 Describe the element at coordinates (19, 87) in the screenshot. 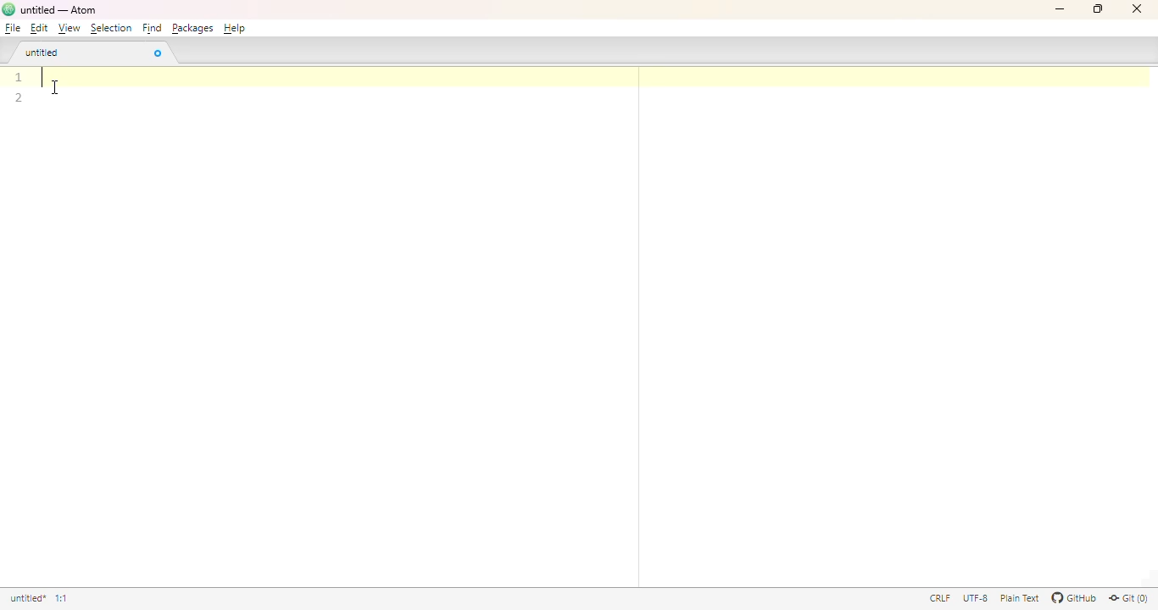

I see `line numbers` at that location.